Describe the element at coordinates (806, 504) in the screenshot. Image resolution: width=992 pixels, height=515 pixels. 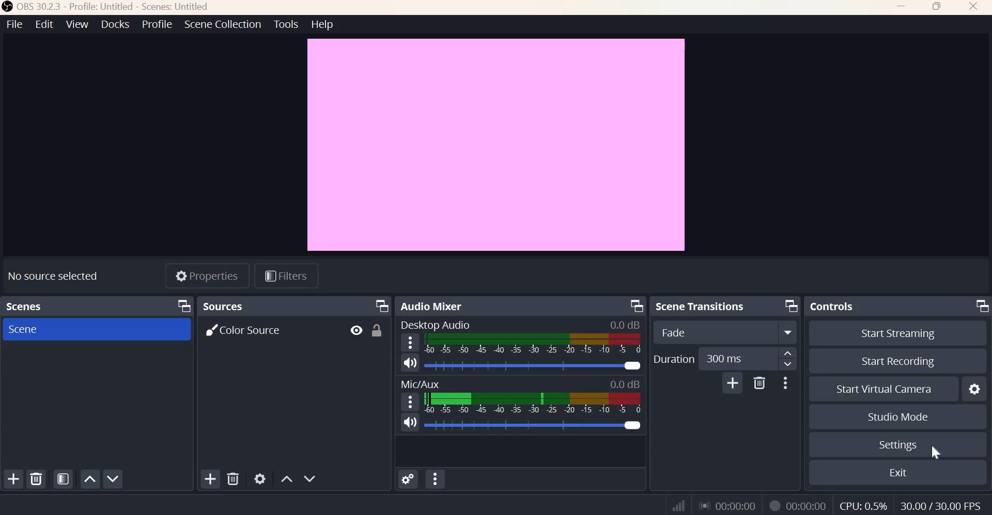
I see `Recording Timer` at that location.